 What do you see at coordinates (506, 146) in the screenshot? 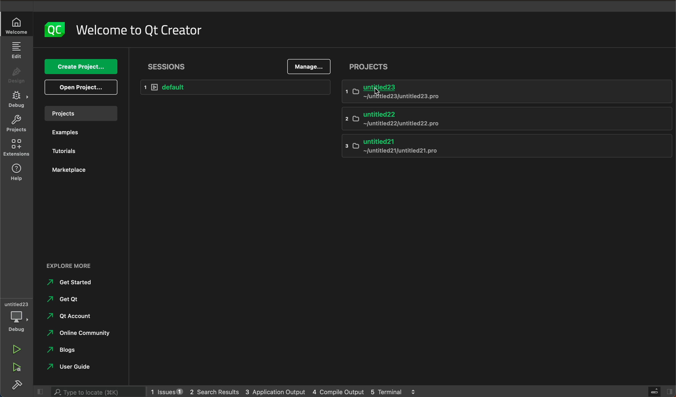
I see `untitled` at bounding box center [506, 146].